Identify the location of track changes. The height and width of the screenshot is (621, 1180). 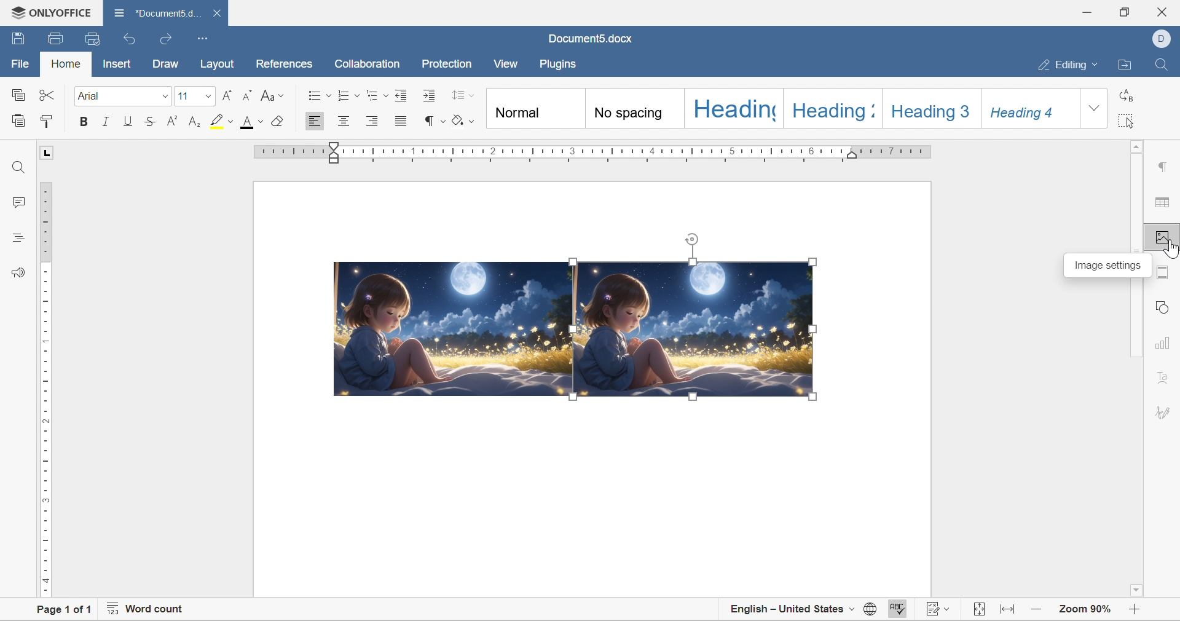
(940, 606).